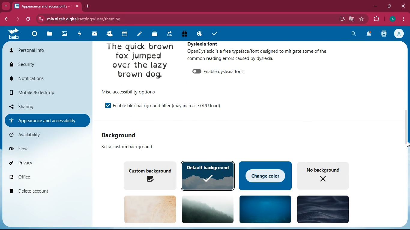 The image size is (410, 230). I want to click on tab, so click(14, 35).